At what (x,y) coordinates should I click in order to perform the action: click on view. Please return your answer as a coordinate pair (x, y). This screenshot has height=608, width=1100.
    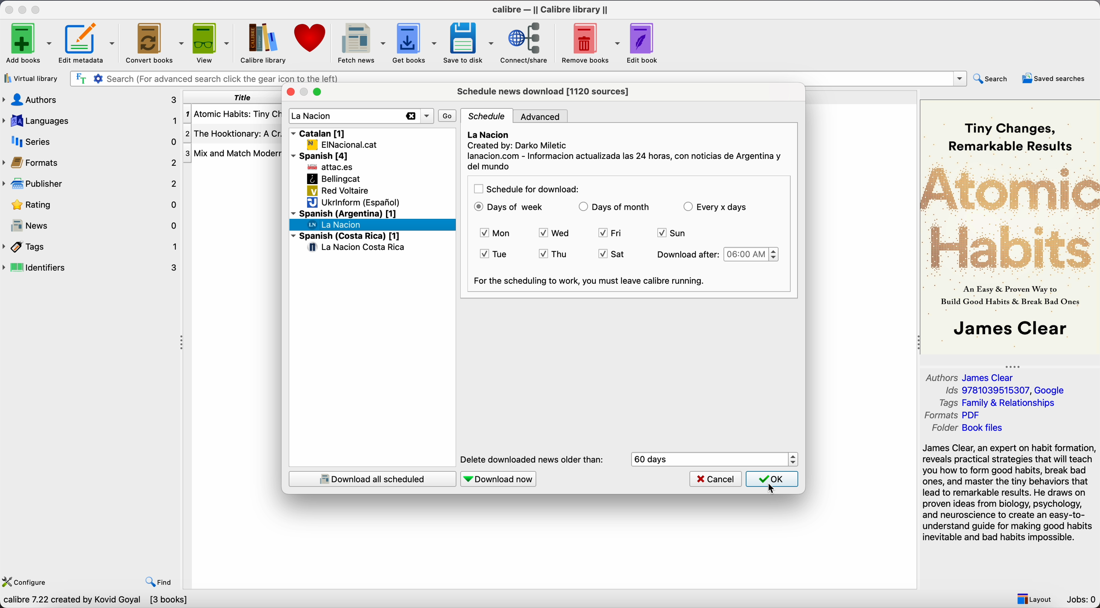
    Looking at the image, I should click on (210, 43).